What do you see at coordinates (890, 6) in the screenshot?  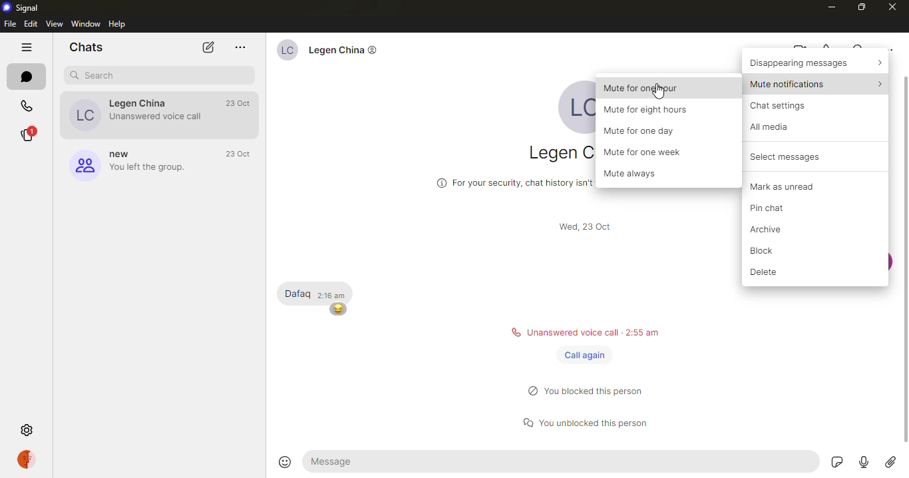 I see `close` at bounding box center [890, 6].